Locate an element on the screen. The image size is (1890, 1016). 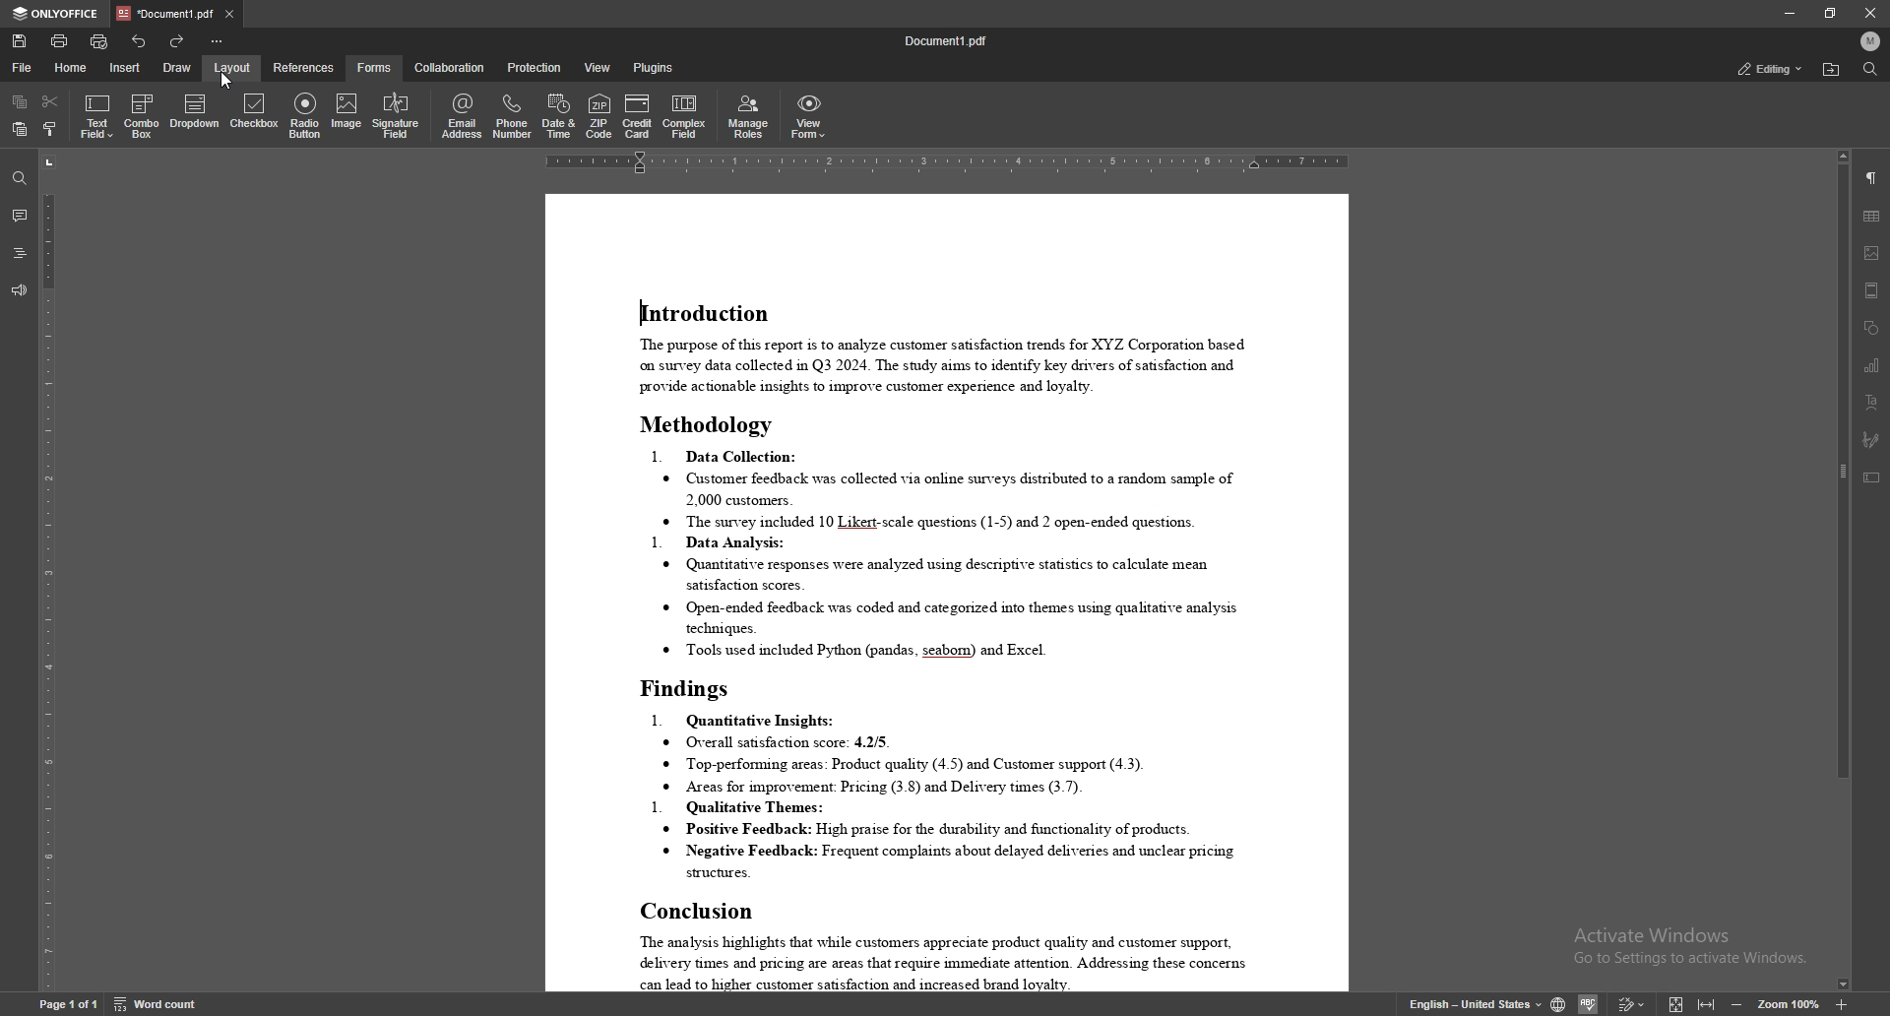
zoom is located at coordinates (1790, 1002).